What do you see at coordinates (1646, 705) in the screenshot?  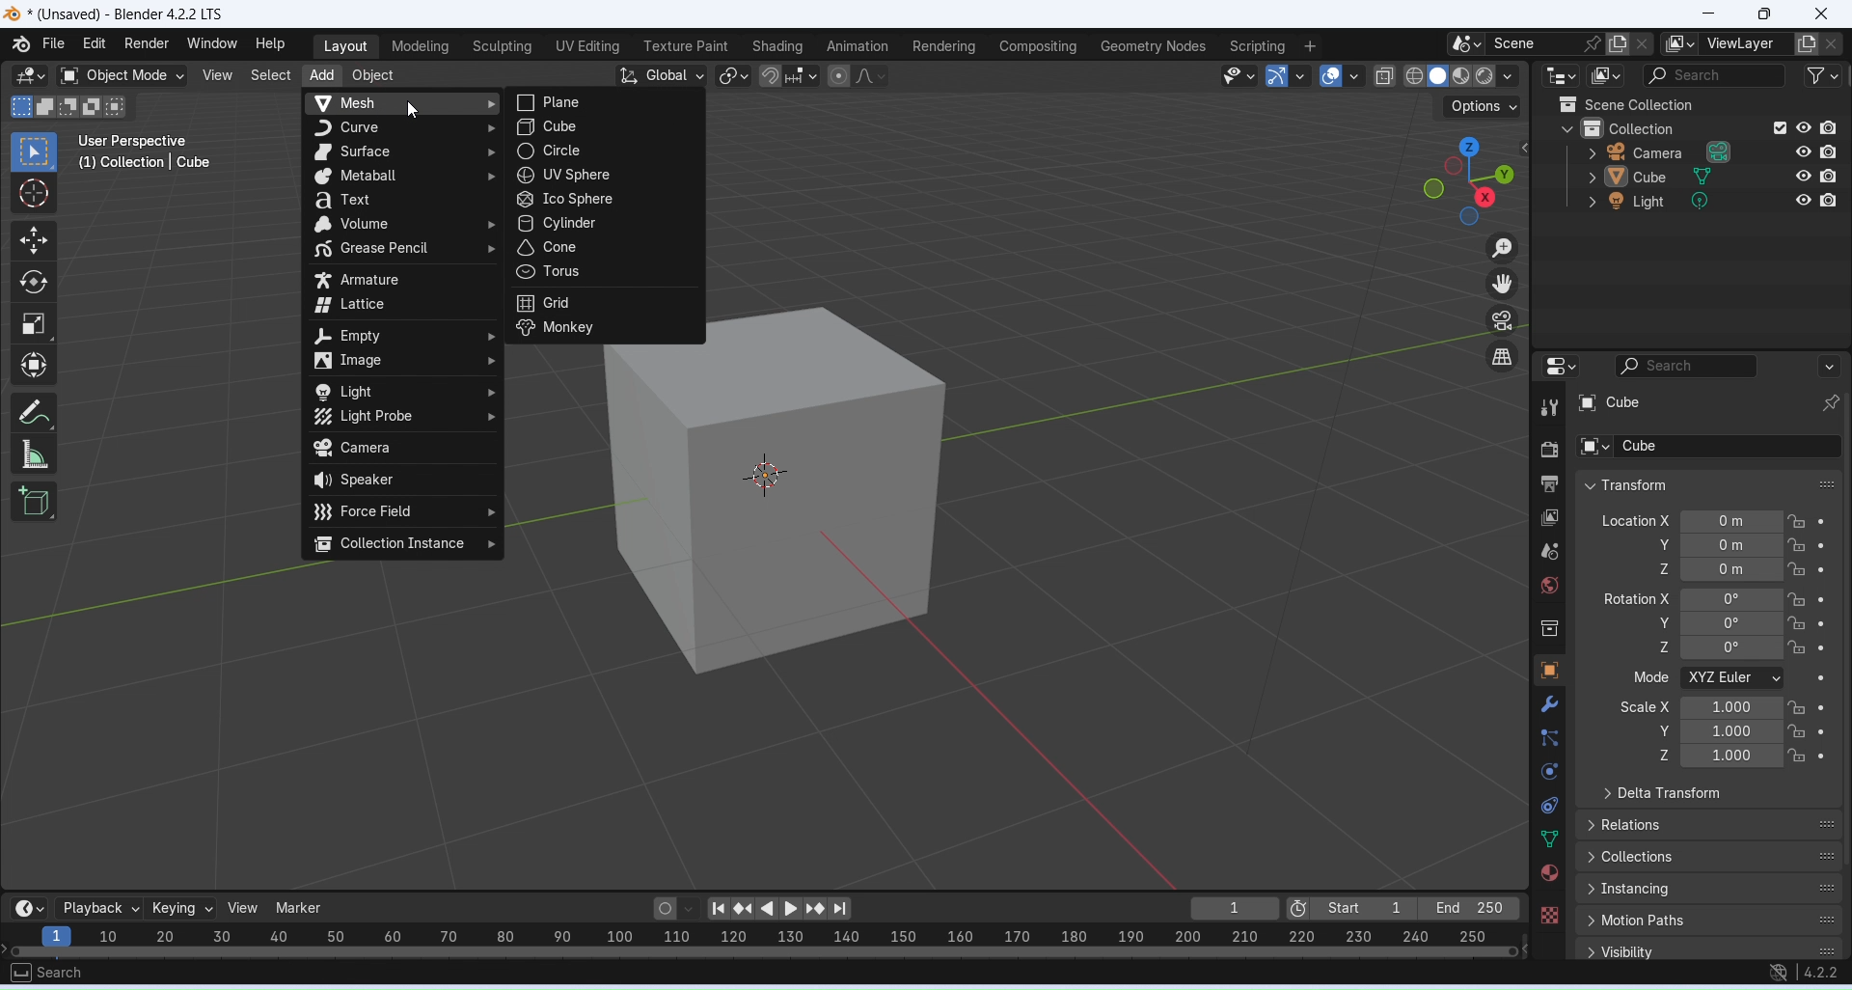 I see `Scale  X` at bounding box center [1646, 705].